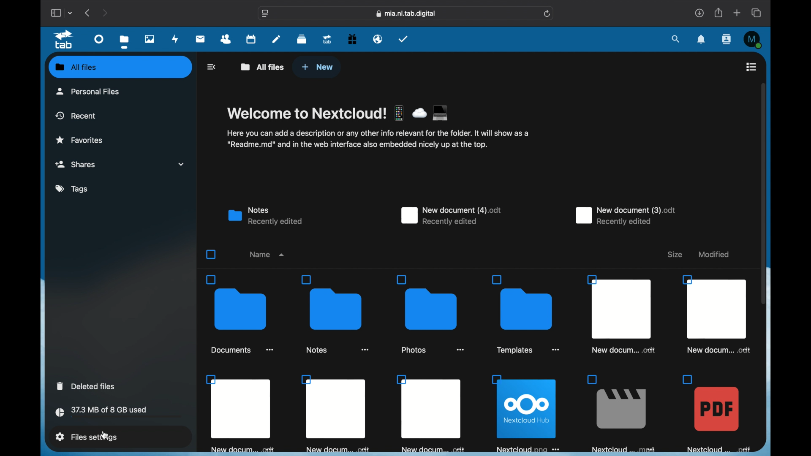 This screenshot has width=811, height=456. Describe the element at coordinates (120, 163) in the screenshot. I see `shares` at that location.